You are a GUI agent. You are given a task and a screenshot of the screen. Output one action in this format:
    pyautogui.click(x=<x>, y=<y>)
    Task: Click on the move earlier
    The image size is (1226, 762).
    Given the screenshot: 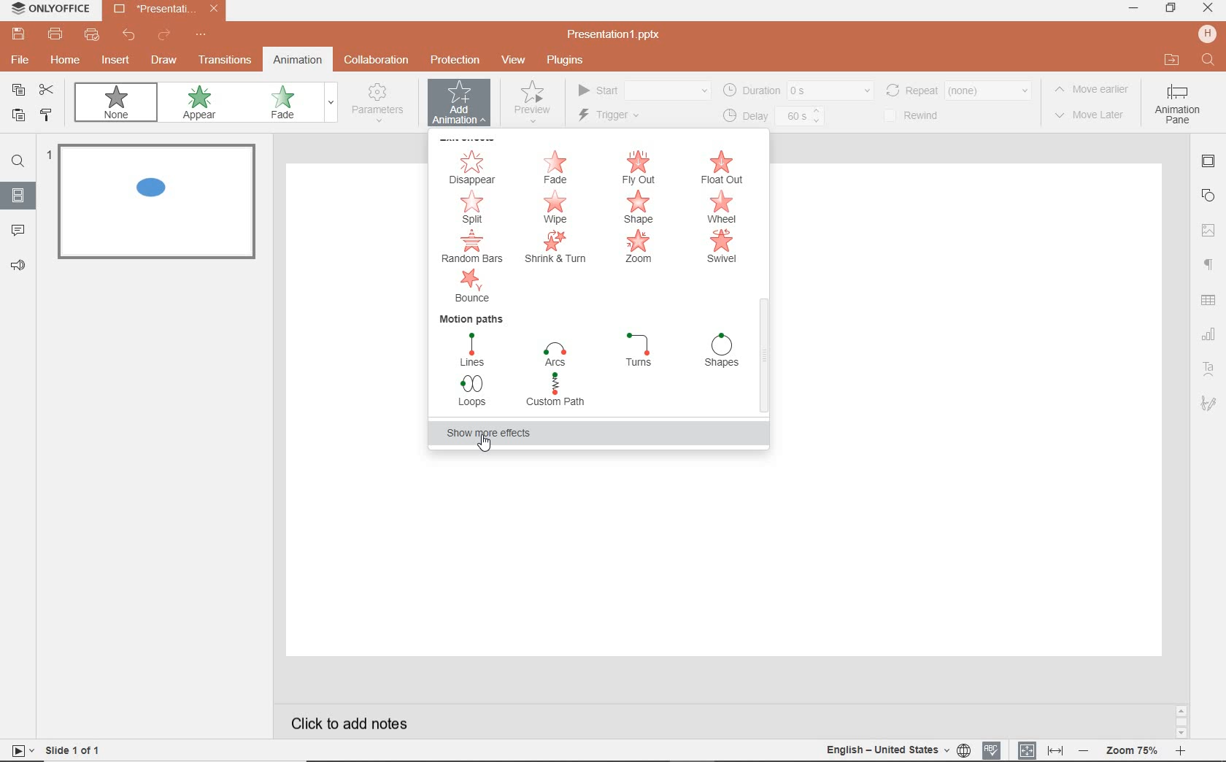 What is the action you would take?
    pyautogui.click(x=1095, y=91)
    